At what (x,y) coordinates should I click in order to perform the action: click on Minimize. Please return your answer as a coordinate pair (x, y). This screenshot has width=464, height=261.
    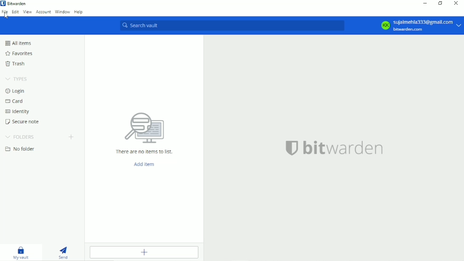
    Looking at the image, I should click on (425, 3).